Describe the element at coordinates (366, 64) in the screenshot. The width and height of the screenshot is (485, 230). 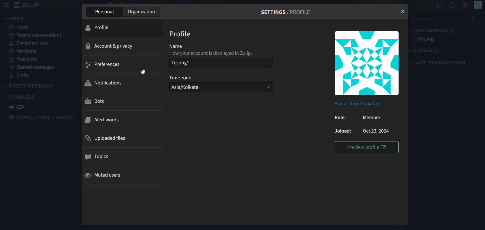
I see `icon` at that location.